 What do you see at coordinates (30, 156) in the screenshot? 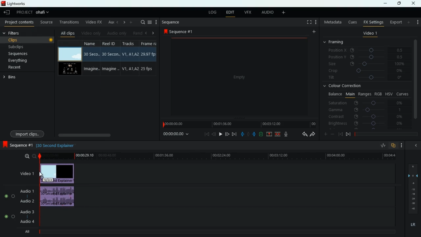
I see `zoom` at bounding box center [30, 156].